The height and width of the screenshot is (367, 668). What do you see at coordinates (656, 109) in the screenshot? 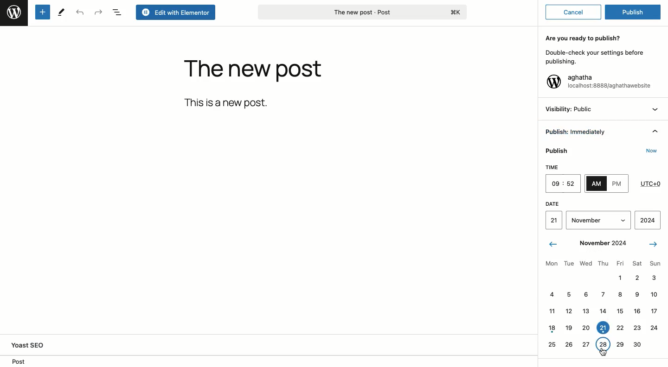
I see `Expand` at bounding box center [656, 109].